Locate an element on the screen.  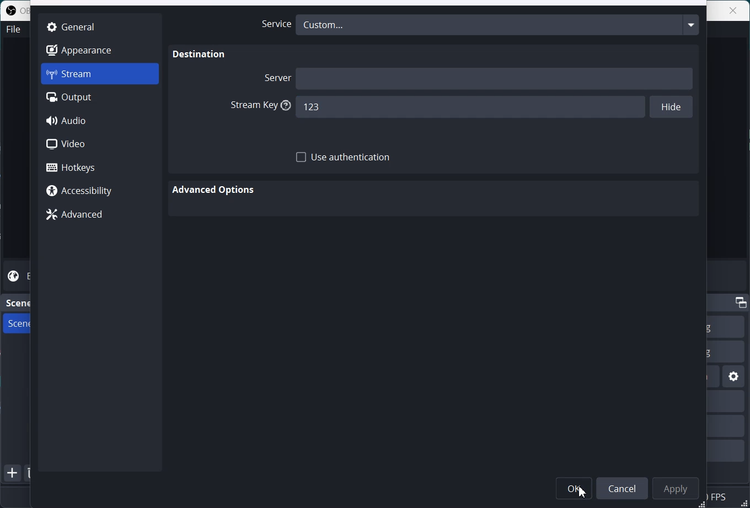
Video is located at coordinates (100, 144).